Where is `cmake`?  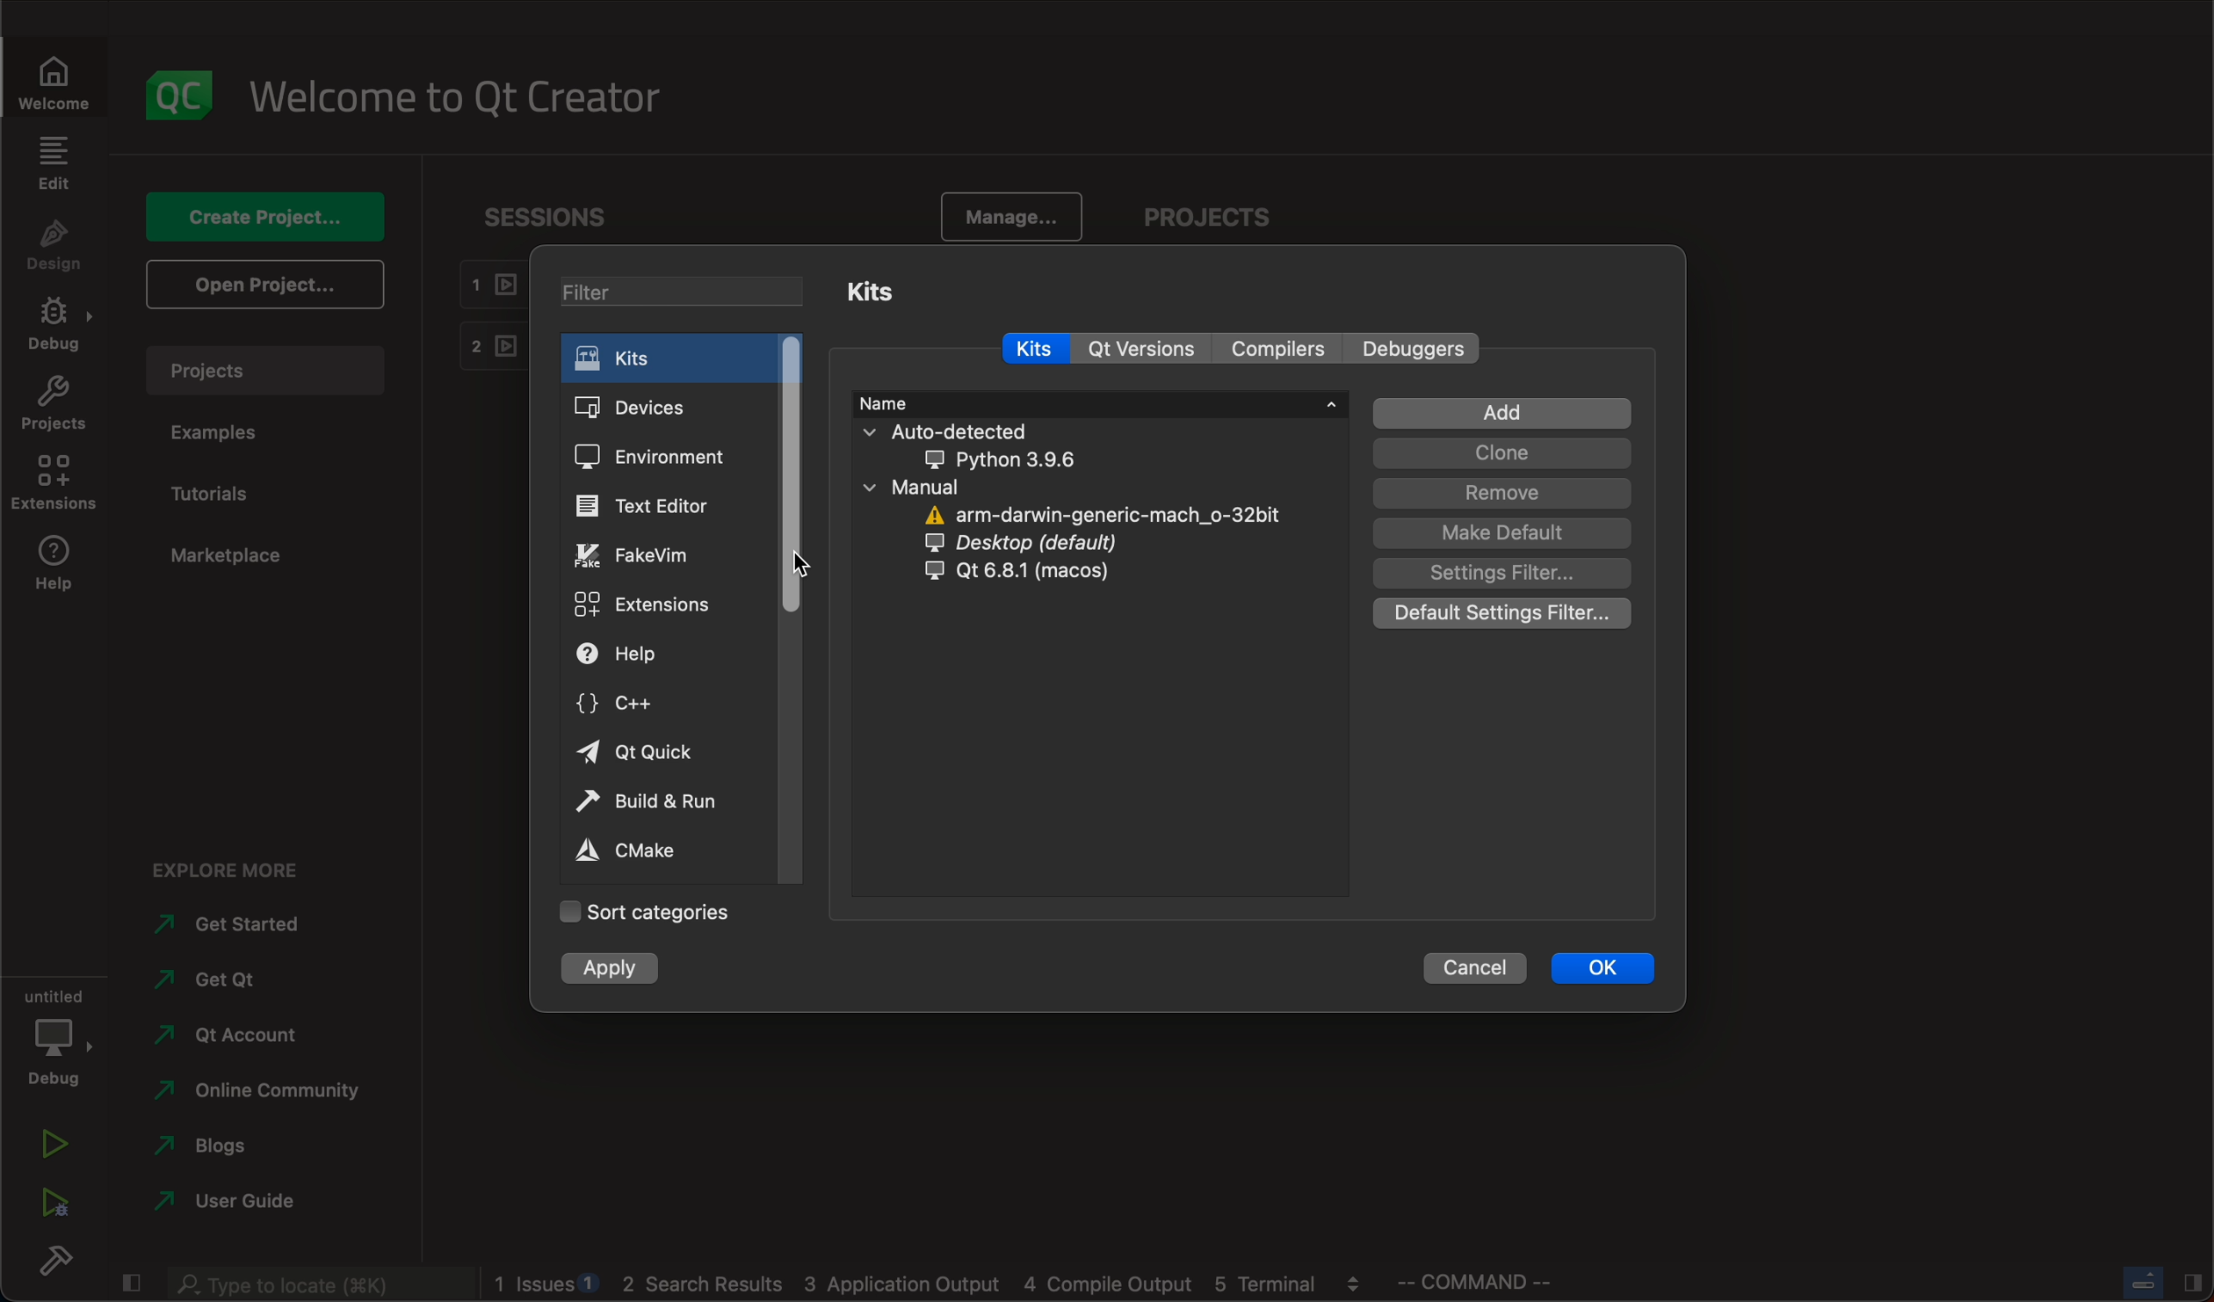
cmake is located at coordinates (634, 852).